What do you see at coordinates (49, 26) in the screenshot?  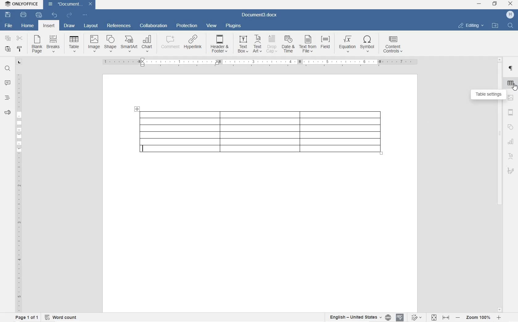 I see `INSERT` at bounding box center [49, 26].